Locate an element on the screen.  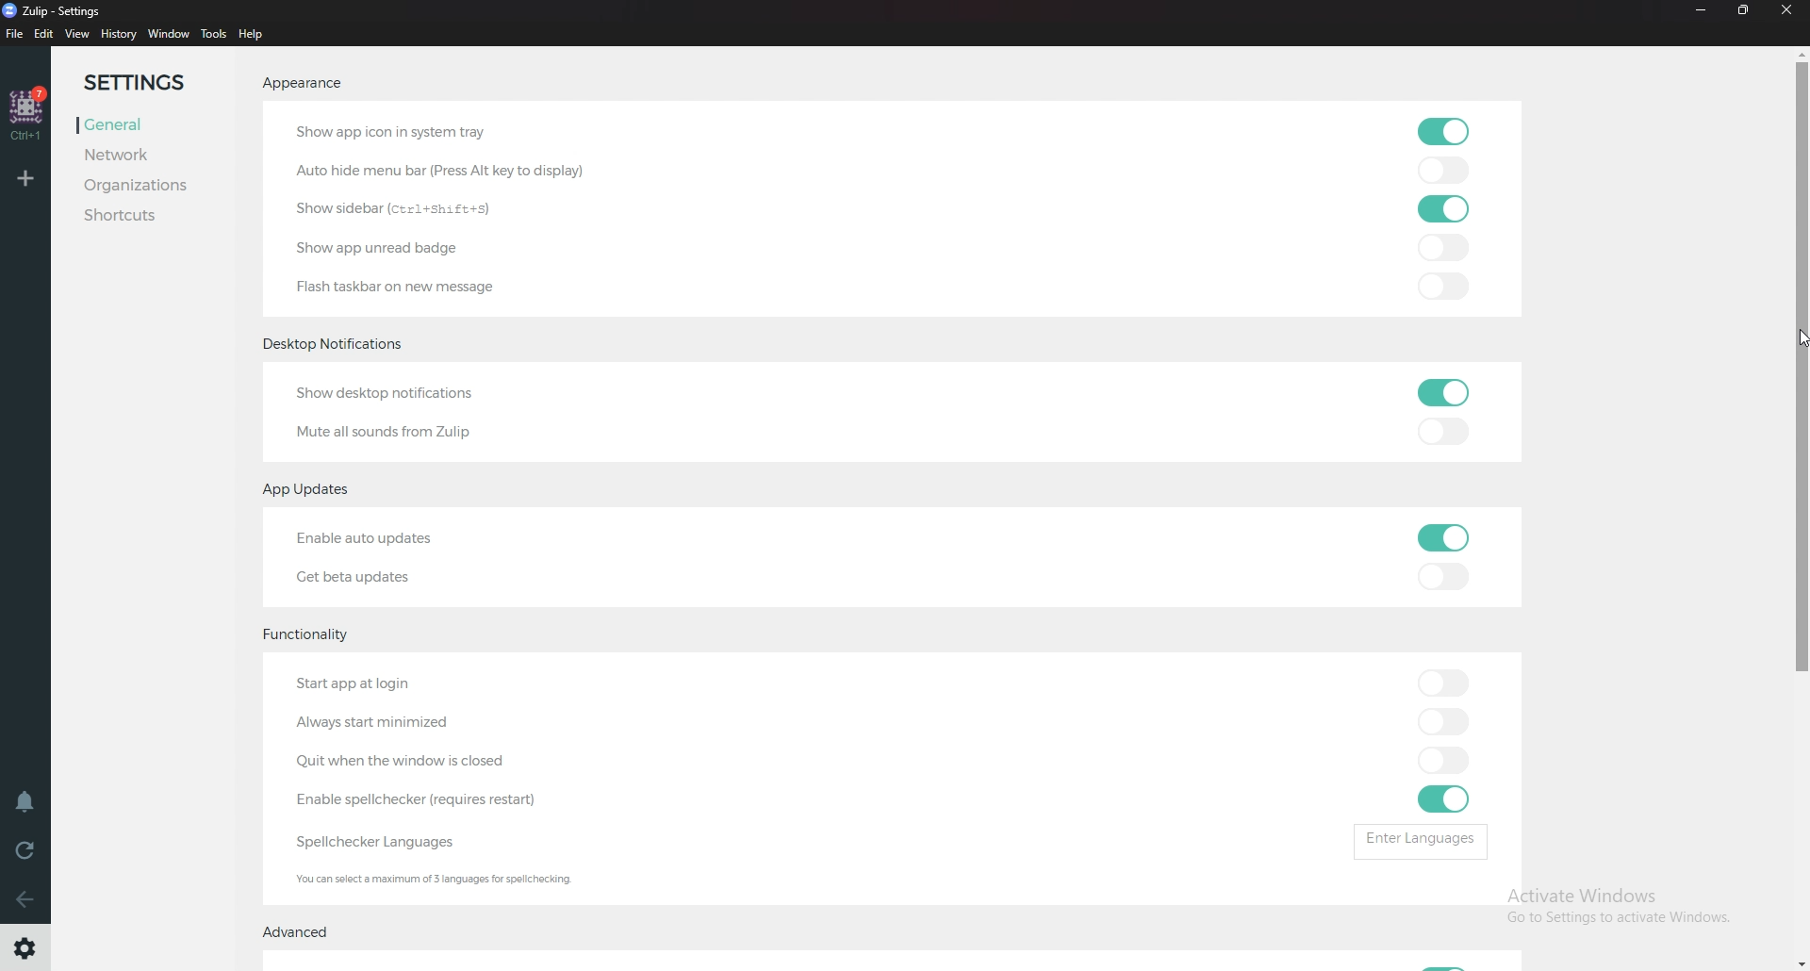
quit when Windows is closed is located at coordinates (433, 763).